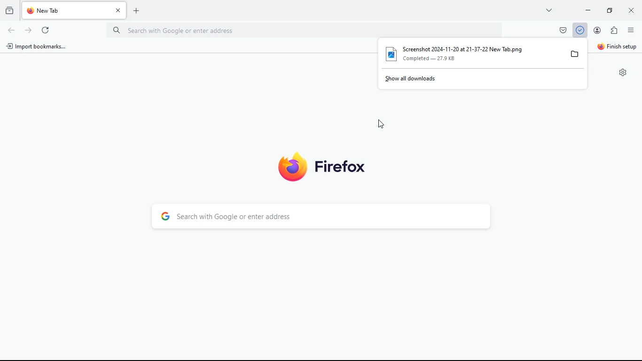 This screenshot has height=361, width=642. What do you see at coordinates (580, 31) in the screenshot?
I see `Download` at bounding box center [580, 31].